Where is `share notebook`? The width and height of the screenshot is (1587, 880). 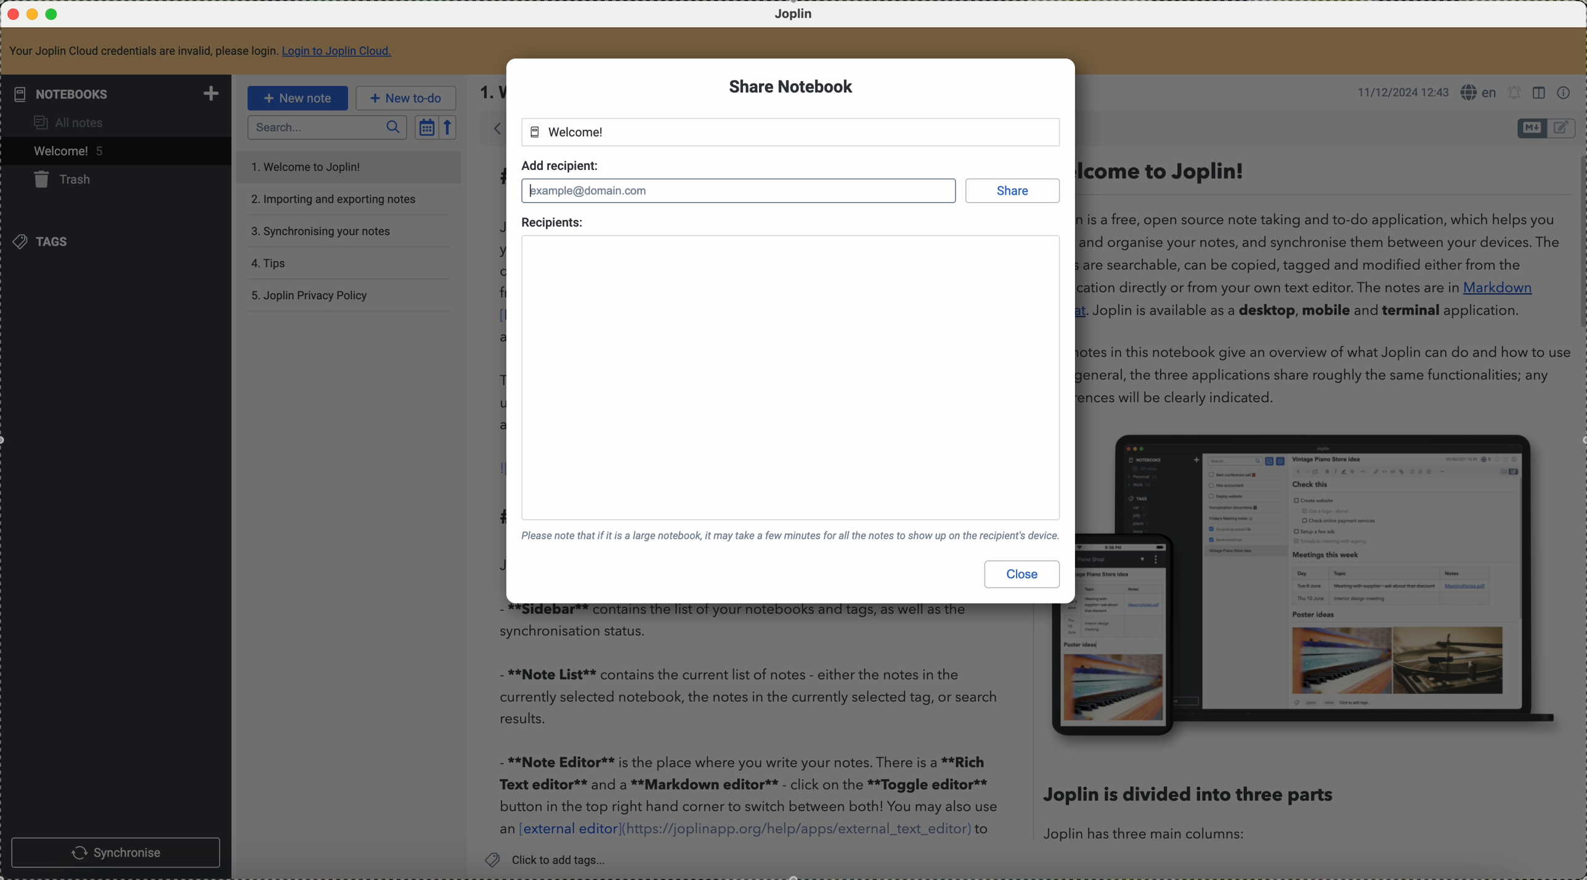
share notebook is located at coordinates (792, 87).